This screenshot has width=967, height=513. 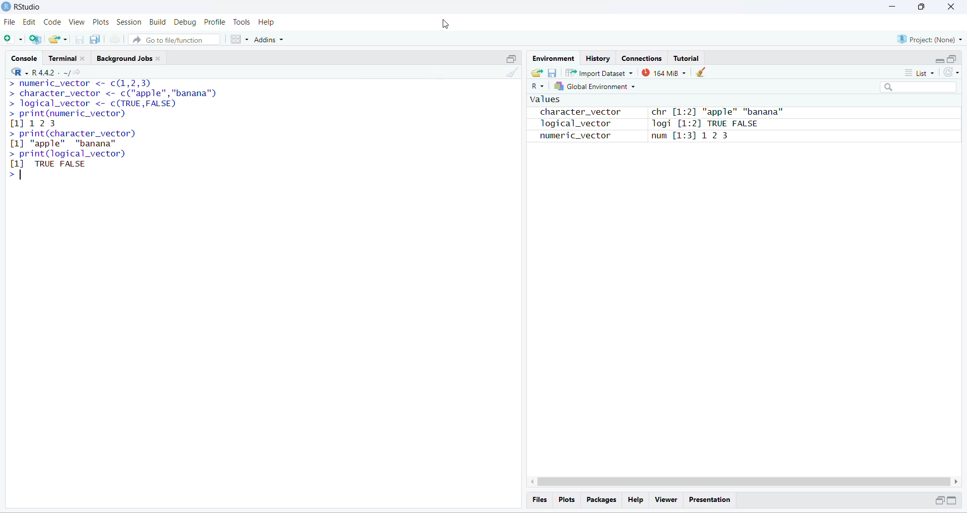 What do you see at coordinates (666, 500) in the screenshot?
I see `Viewer` at bounding box center [666, 500].